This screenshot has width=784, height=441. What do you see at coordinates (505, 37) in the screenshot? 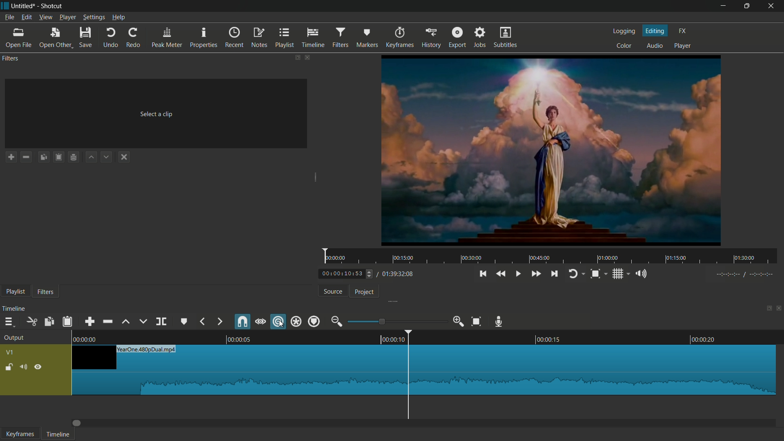
I see `subtitles` at bounding box center [505, 37].